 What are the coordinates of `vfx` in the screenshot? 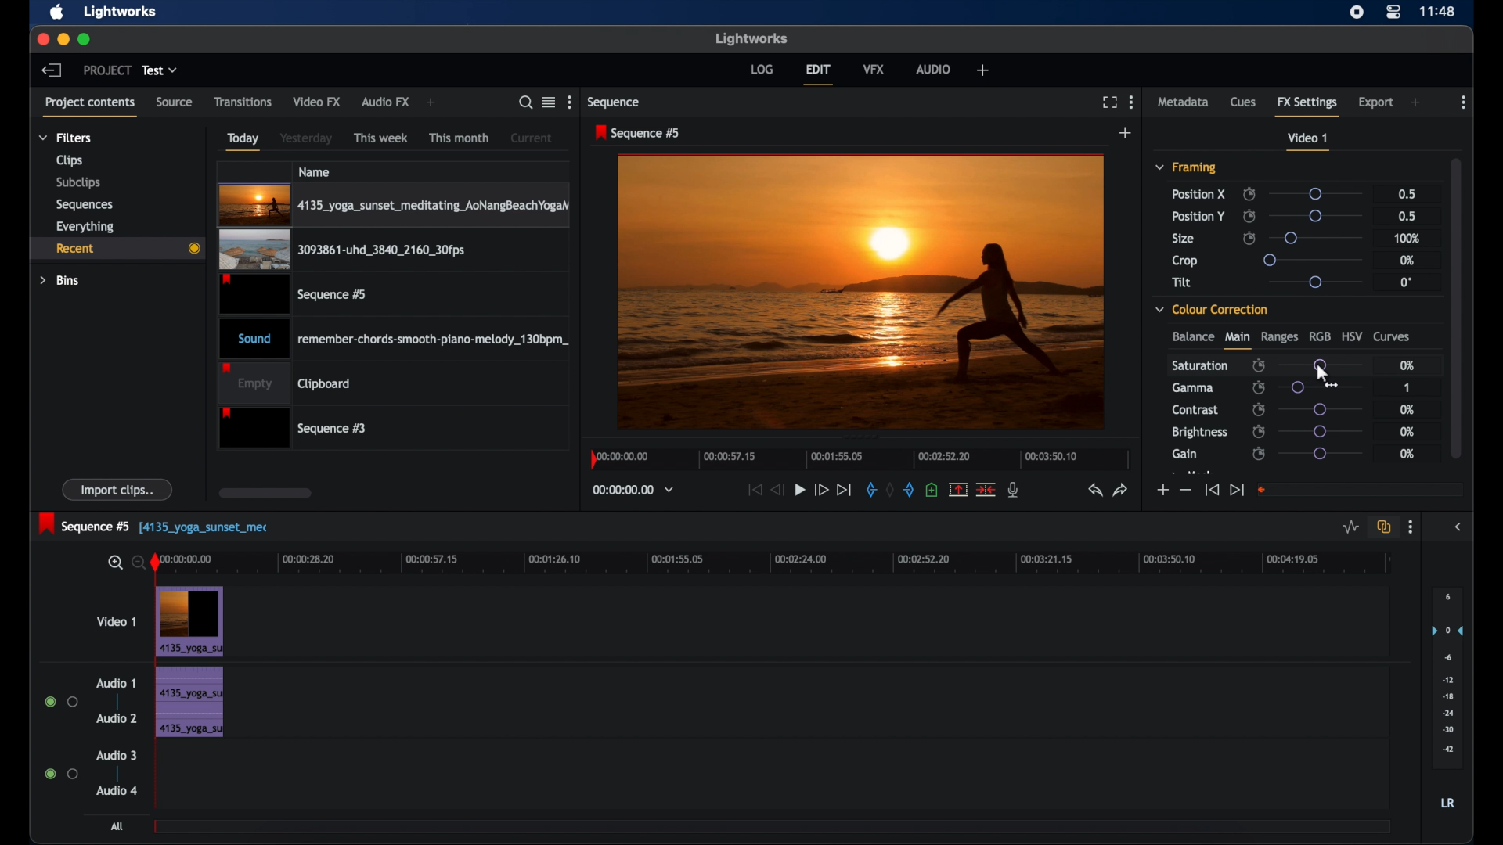 It's located at (874, 69).